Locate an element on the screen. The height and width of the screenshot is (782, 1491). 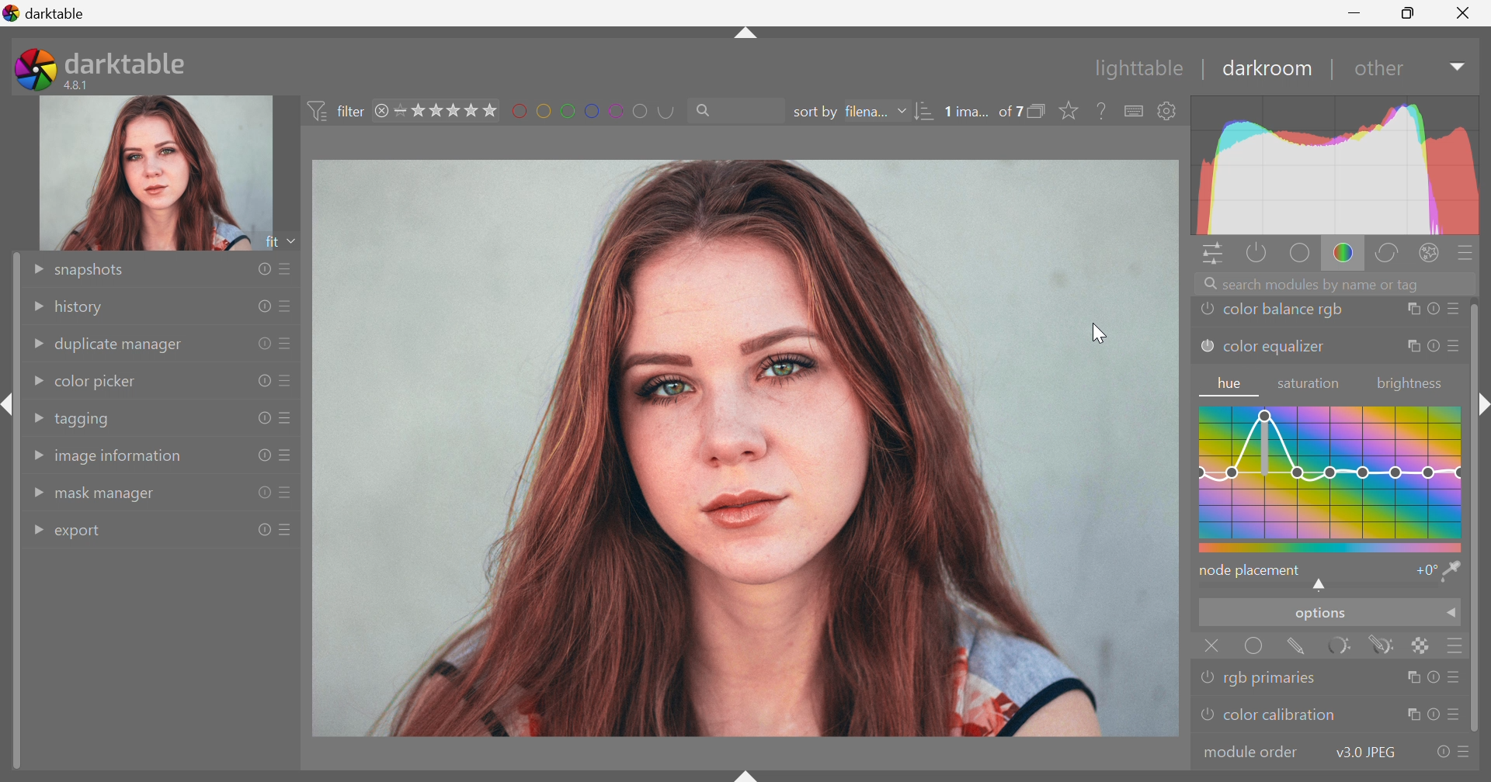
'color balance rgb' is switched off is located at coordinates (1208, 311).